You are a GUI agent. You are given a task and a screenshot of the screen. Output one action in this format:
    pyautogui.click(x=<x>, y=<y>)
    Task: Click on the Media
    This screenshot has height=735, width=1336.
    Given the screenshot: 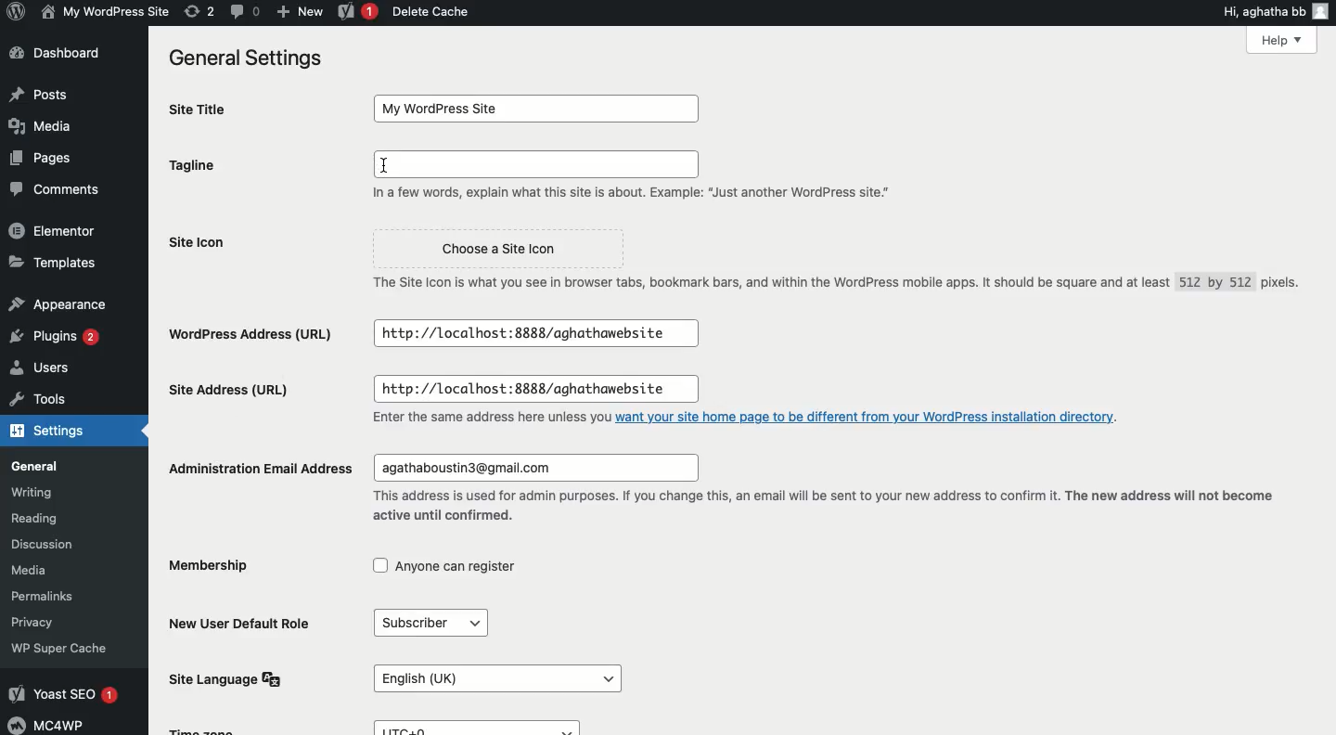 What is the action you would take?
    pyautogui.click(x=40, y=571)
    